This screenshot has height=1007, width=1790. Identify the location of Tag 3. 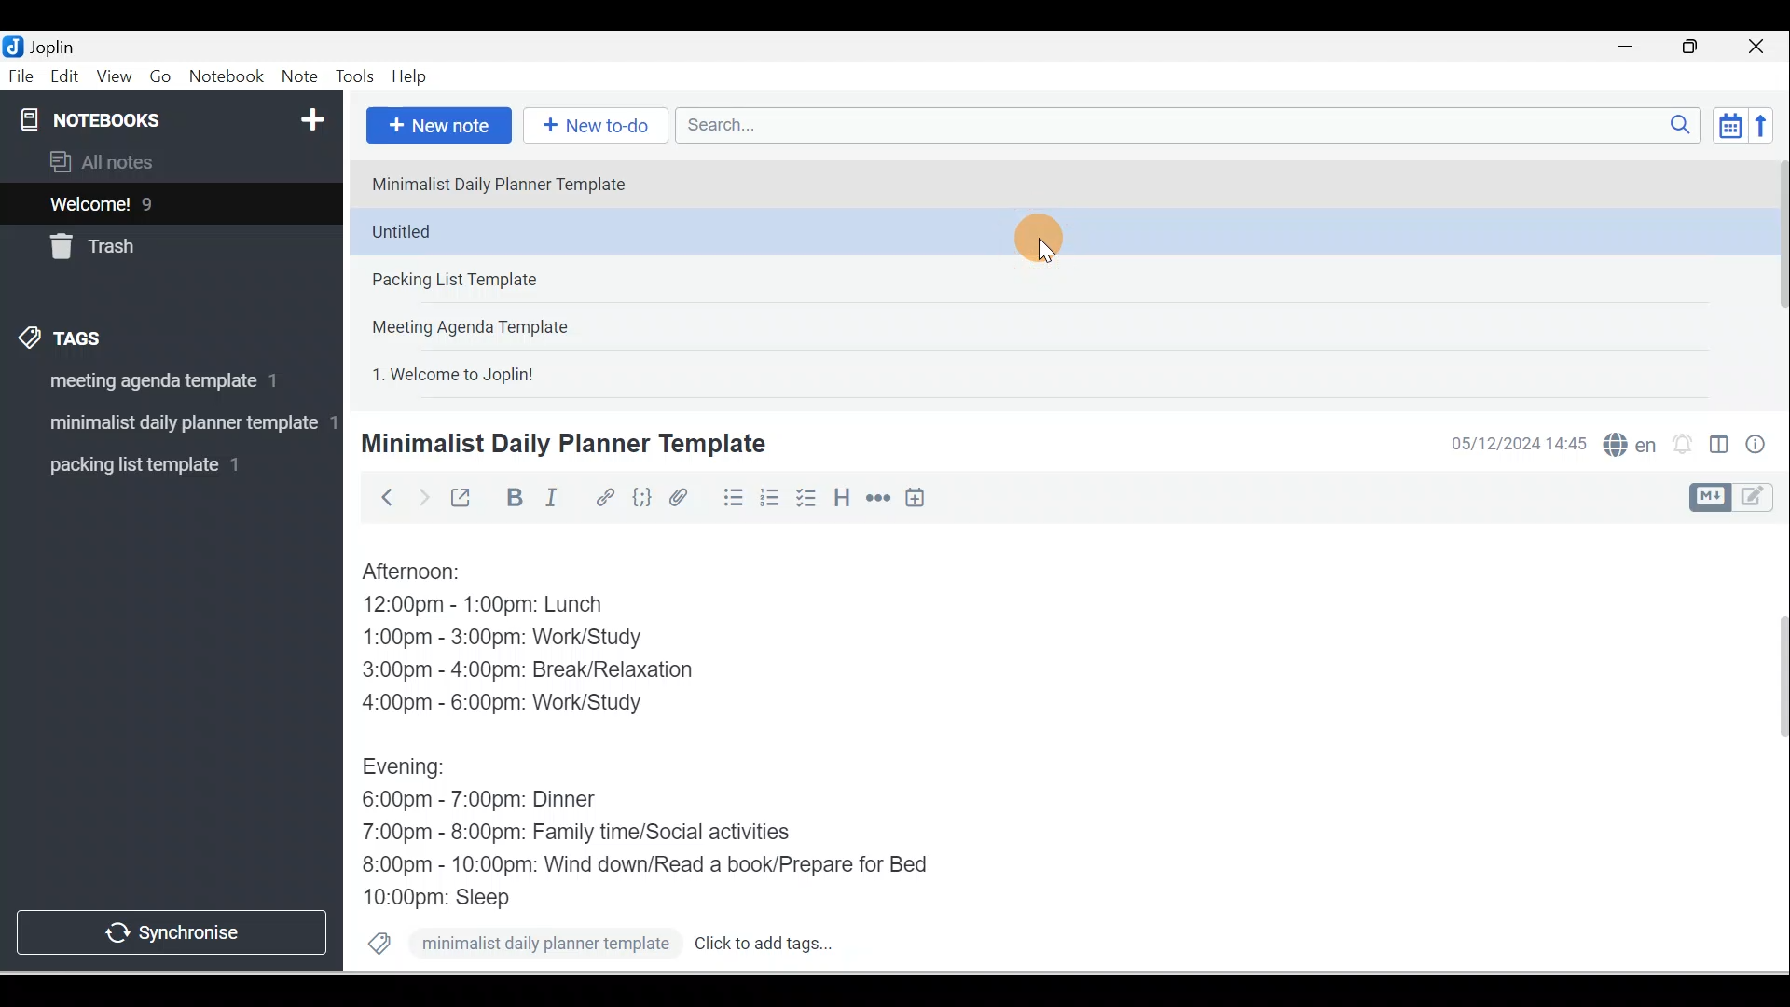
(155, 465).